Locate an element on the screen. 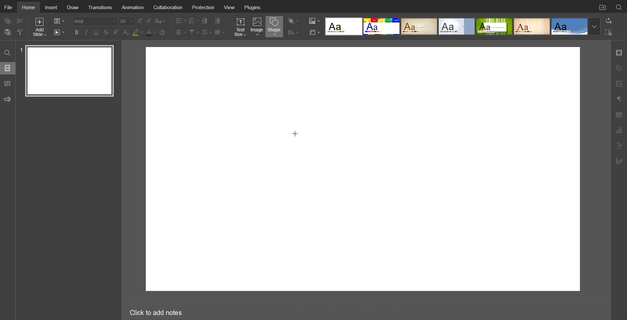  Slide Settings is located at coordinates (59, 21).